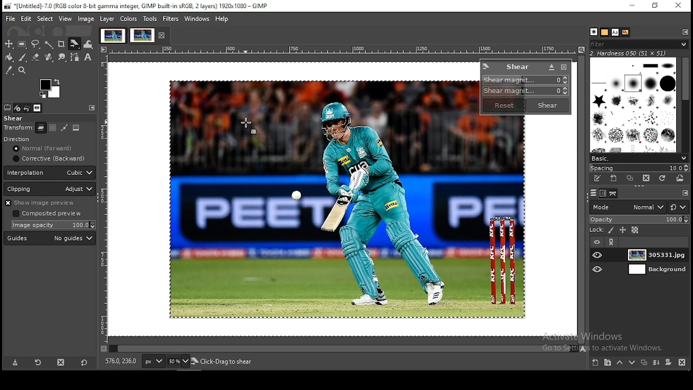 The width and height of the screenshot is (693, 390). I want to click on color picker tool, so click(10, 70).